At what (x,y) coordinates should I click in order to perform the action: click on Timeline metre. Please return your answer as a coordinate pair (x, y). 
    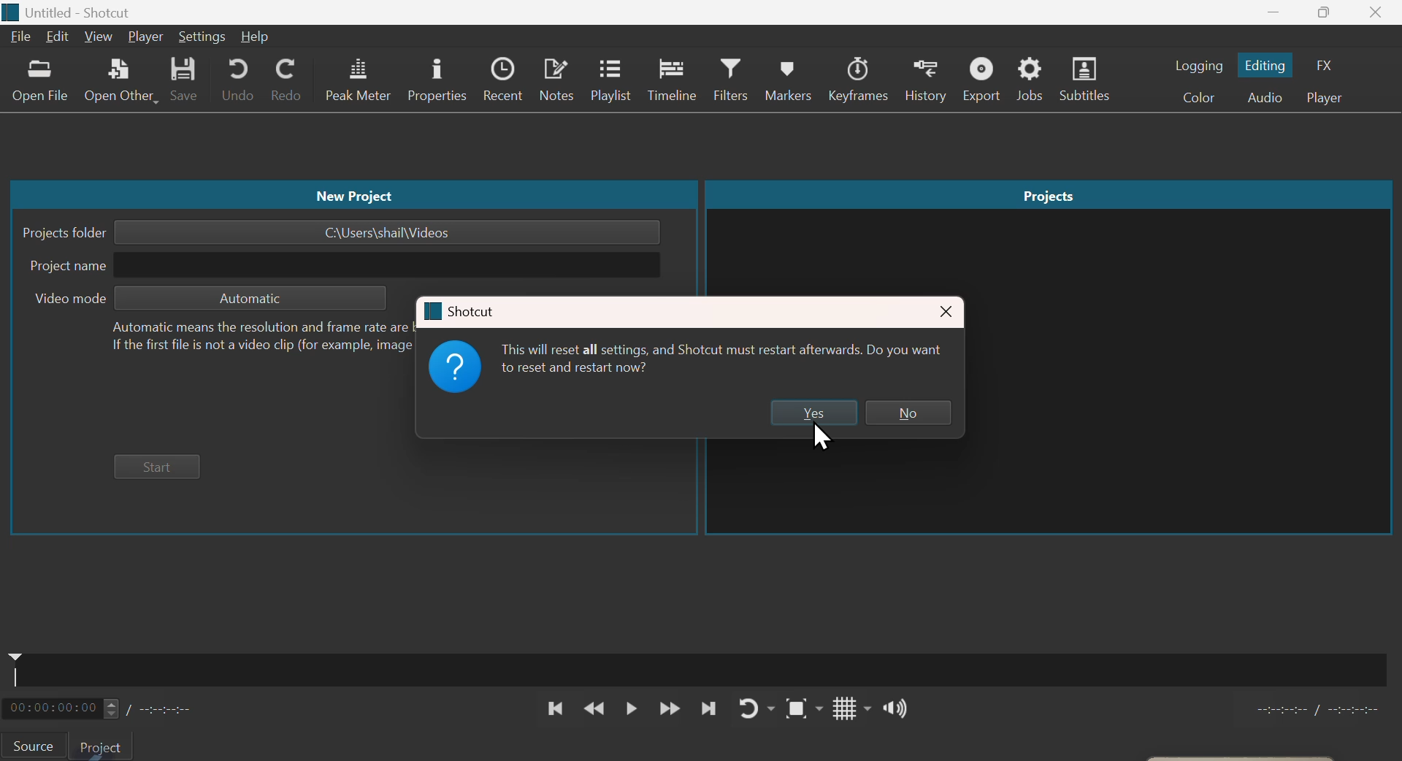
    Looking at the image, I should click on (115, 708).